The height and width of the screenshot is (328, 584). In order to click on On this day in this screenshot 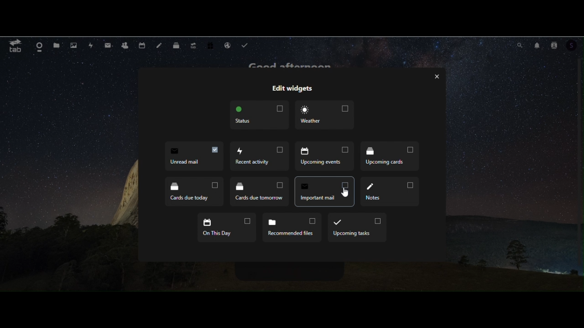, I will do `click(228, 229)`.